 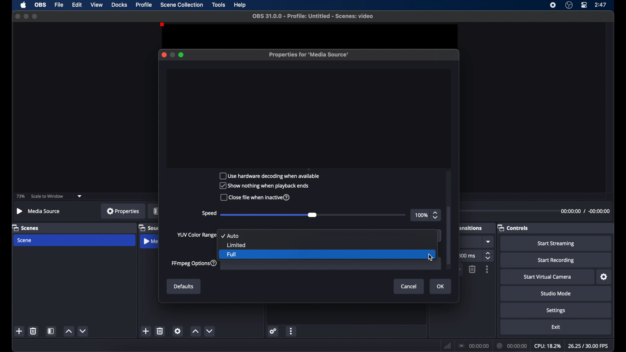 What do you see at coordinates (430, 257) in the screenshot?
I see `cursor` at bounding box center [430, 257].